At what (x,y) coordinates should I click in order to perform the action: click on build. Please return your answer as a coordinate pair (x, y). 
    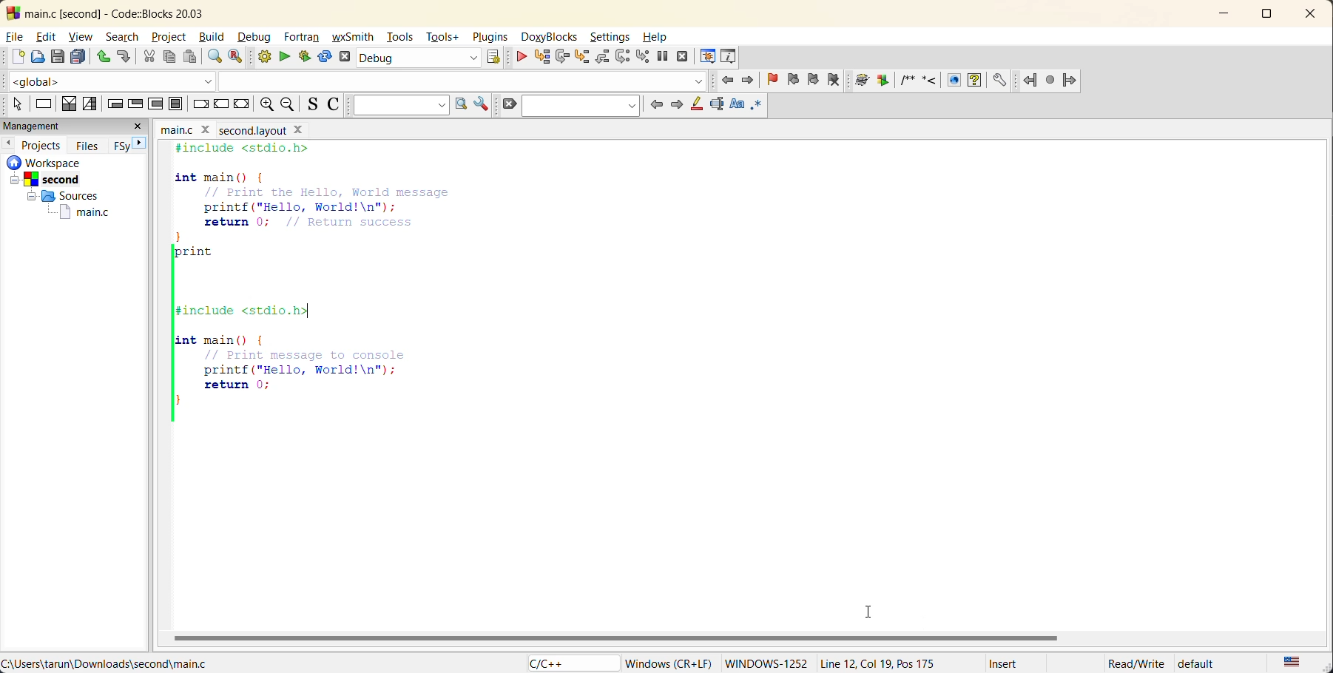
    Looking at the image, I should click on (261, 56).